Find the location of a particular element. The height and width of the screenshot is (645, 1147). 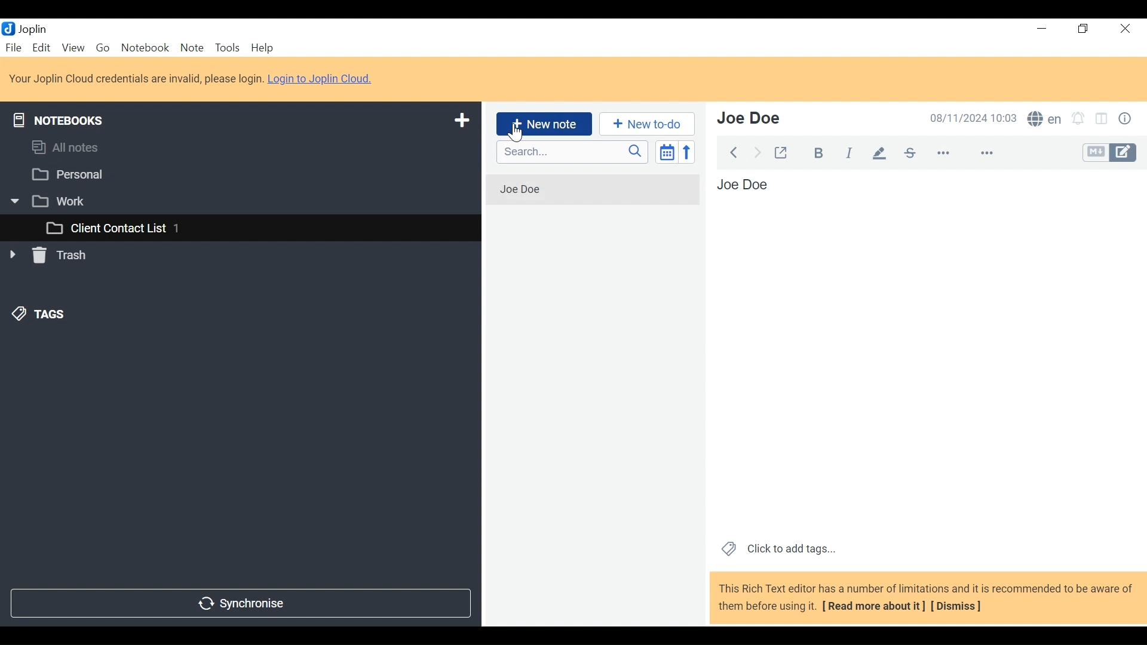

Strikethrough is located at coordinates (910, 153).